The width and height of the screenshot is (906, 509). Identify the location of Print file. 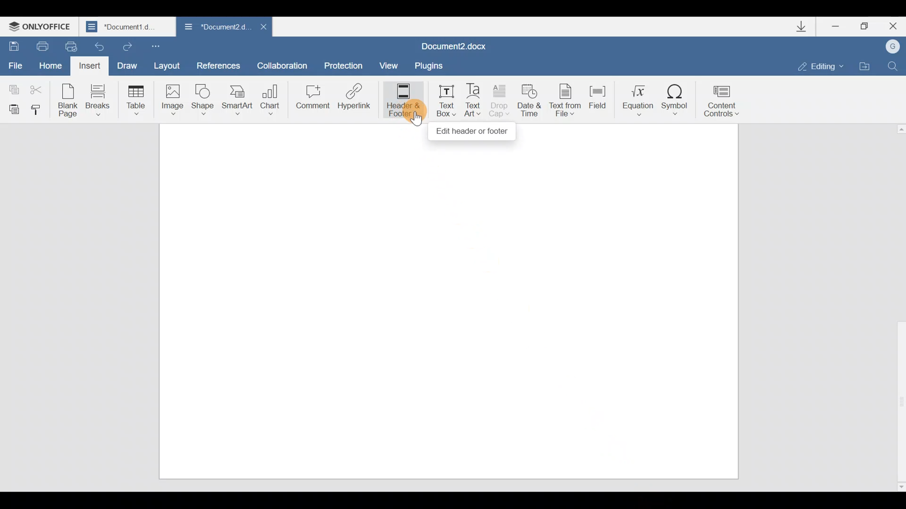
(40, 46).